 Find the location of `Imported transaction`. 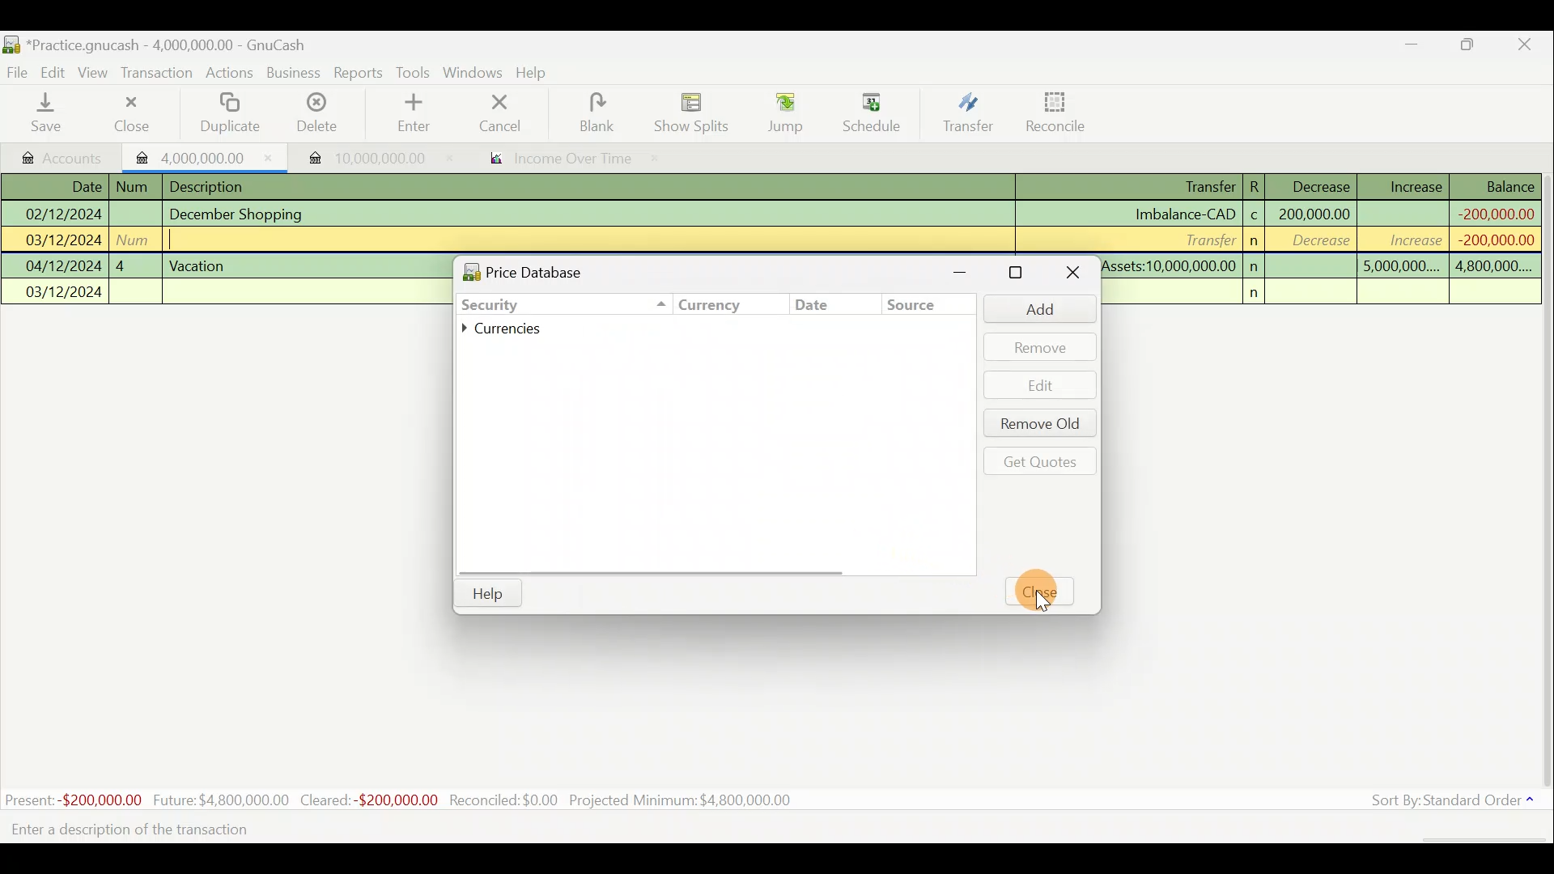

Imported transaction is located at coordinates (198, 155).